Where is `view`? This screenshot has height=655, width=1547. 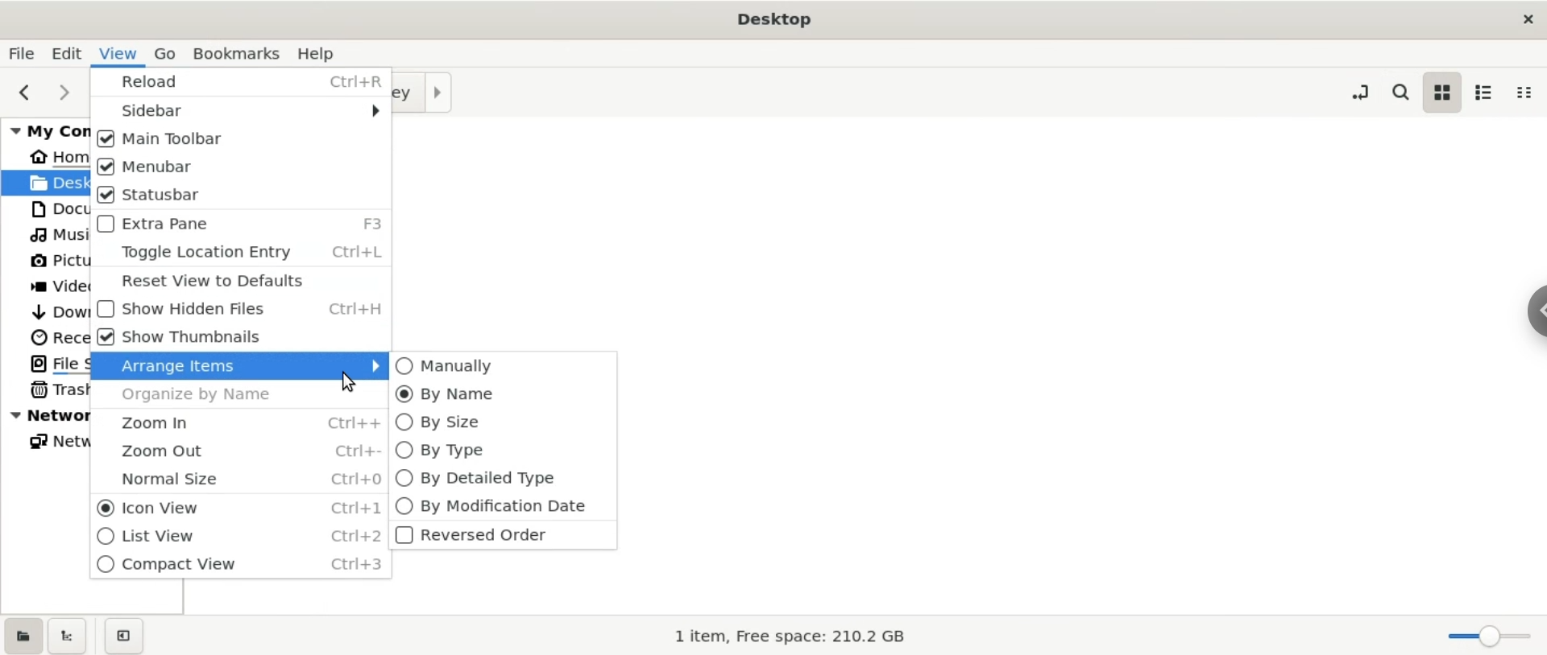 view is located at coordinates (122, 55).